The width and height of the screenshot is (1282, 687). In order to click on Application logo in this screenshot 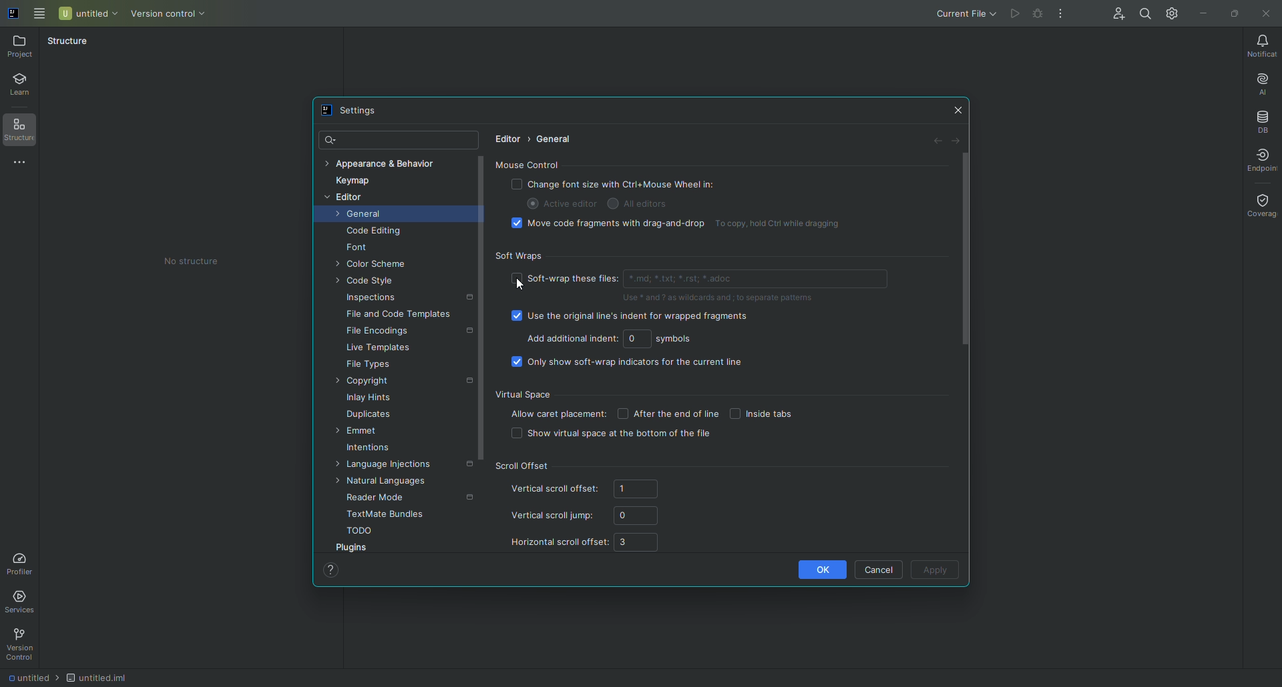, I will do `click(16, 16)`.